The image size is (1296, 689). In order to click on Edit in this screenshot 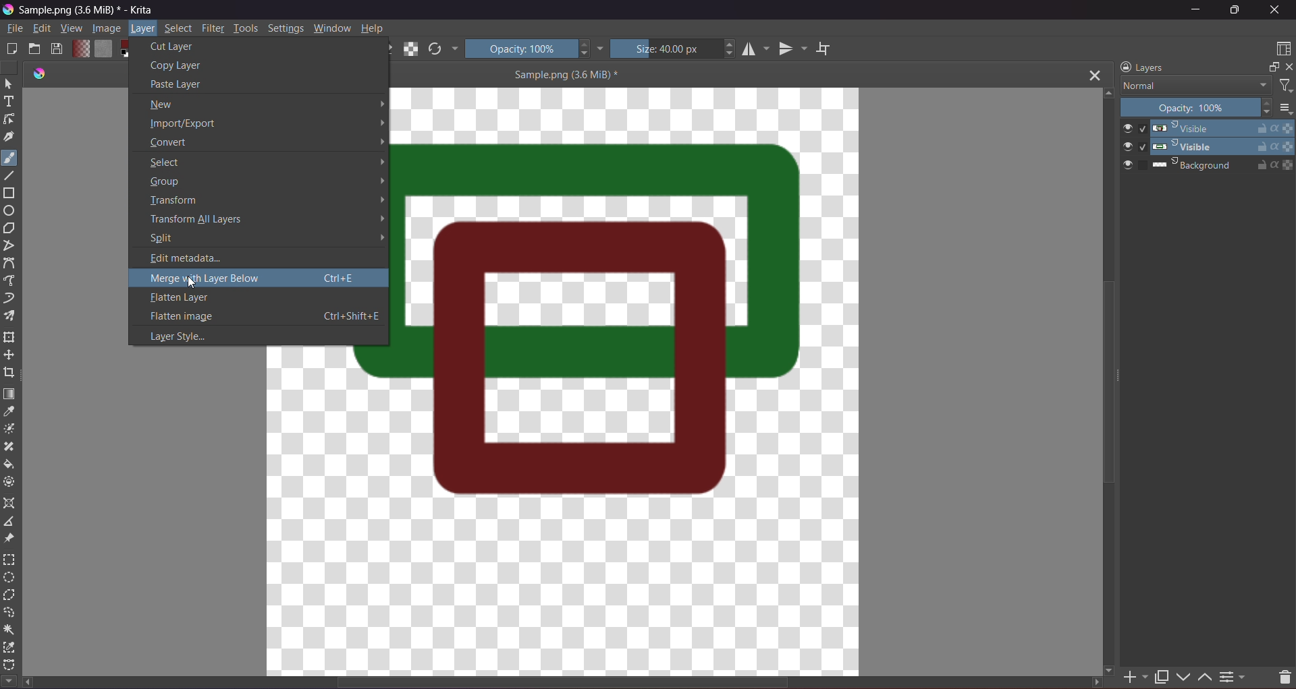, I will do `click(42, 30)`.